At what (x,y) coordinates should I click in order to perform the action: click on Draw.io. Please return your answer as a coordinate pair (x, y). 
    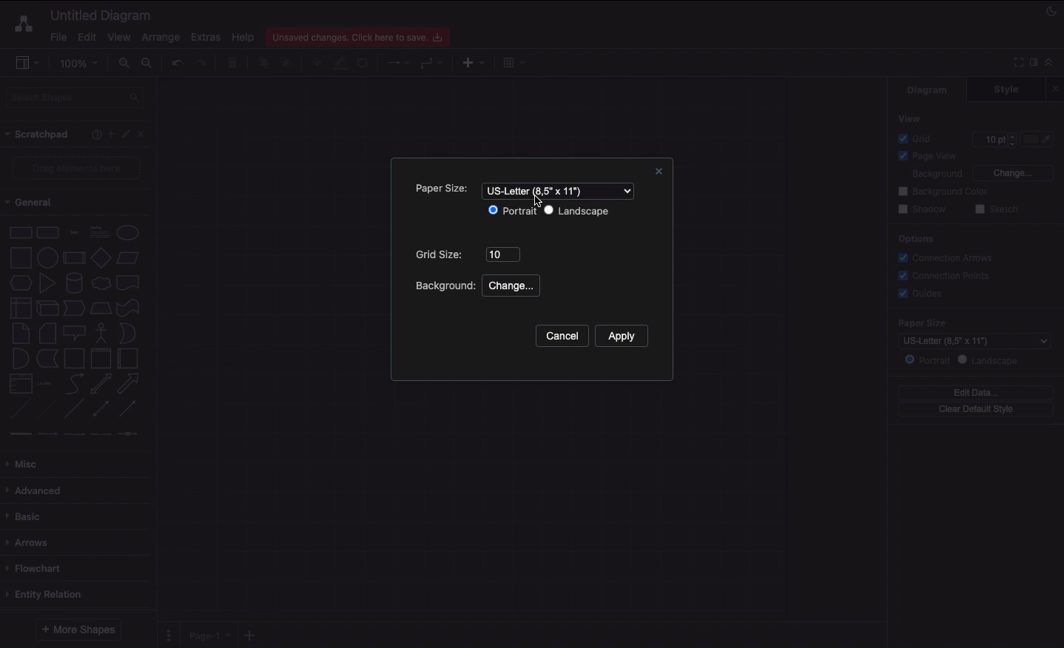
    Looking at the image, I should click on (21, 24).